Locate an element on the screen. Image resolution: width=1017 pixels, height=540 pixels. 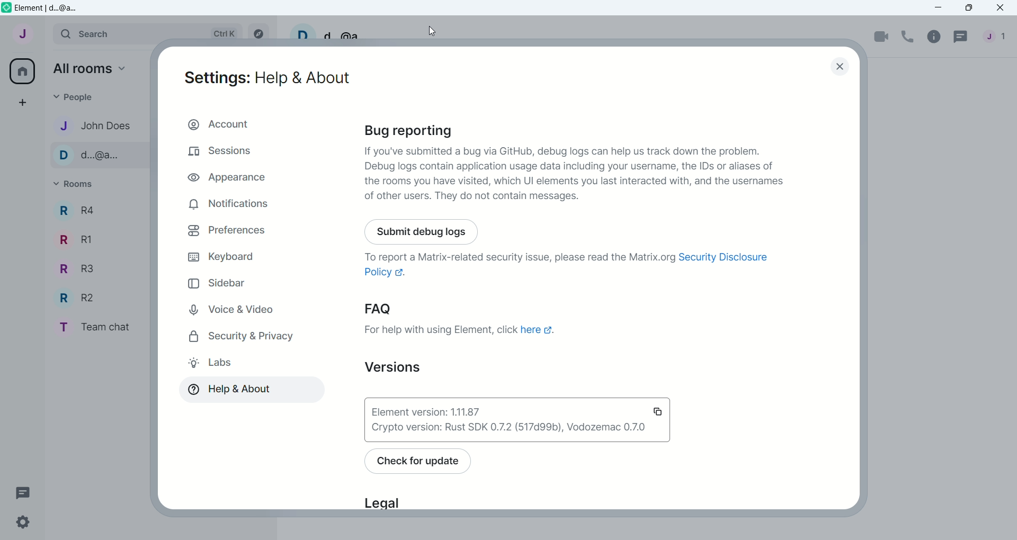
Voice call is located at coordinates (909, 35).